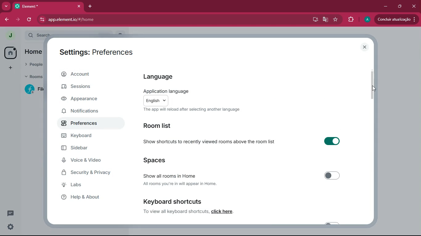  I want to click on concluir atualizacao, so click(397, 19).